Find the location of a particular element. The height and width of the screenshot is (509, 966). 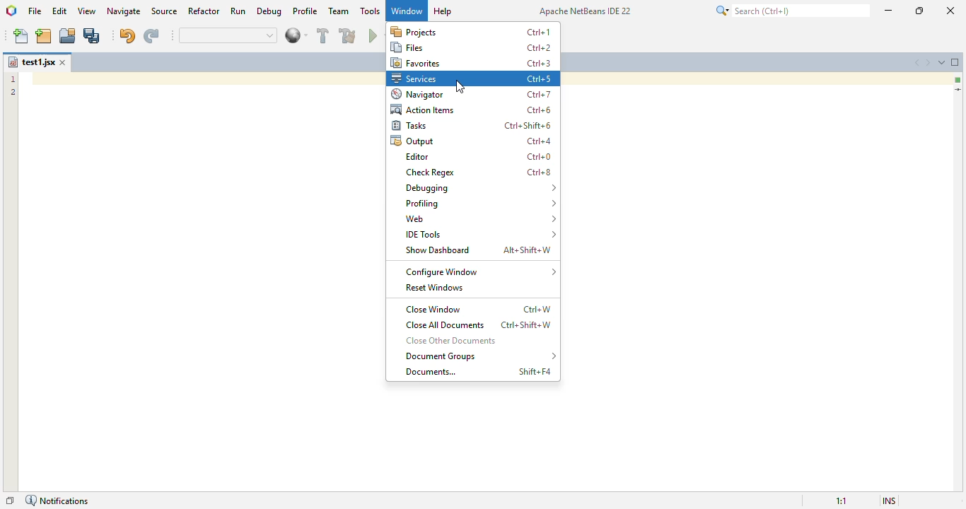

check regex is located at coordinates (431, 172).